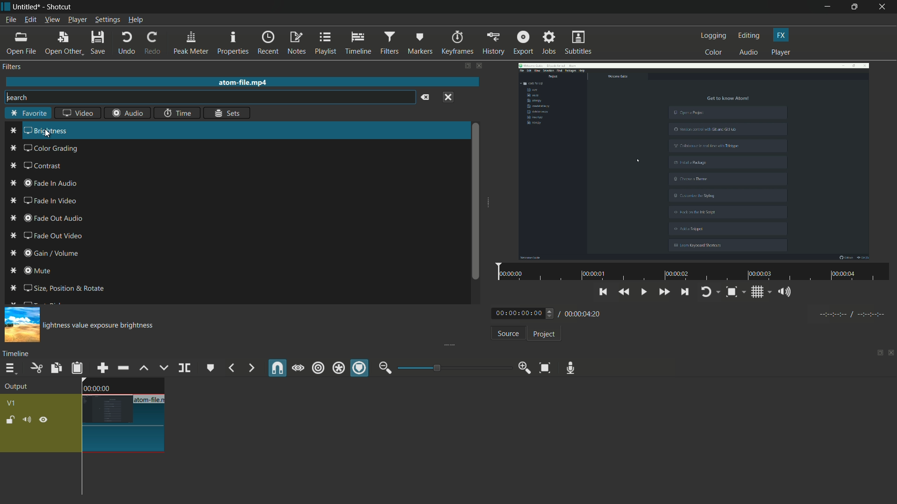  What do you see at coordinates (492, 43) in the screenshot?
I see `history` at bounding box center [492, 43].